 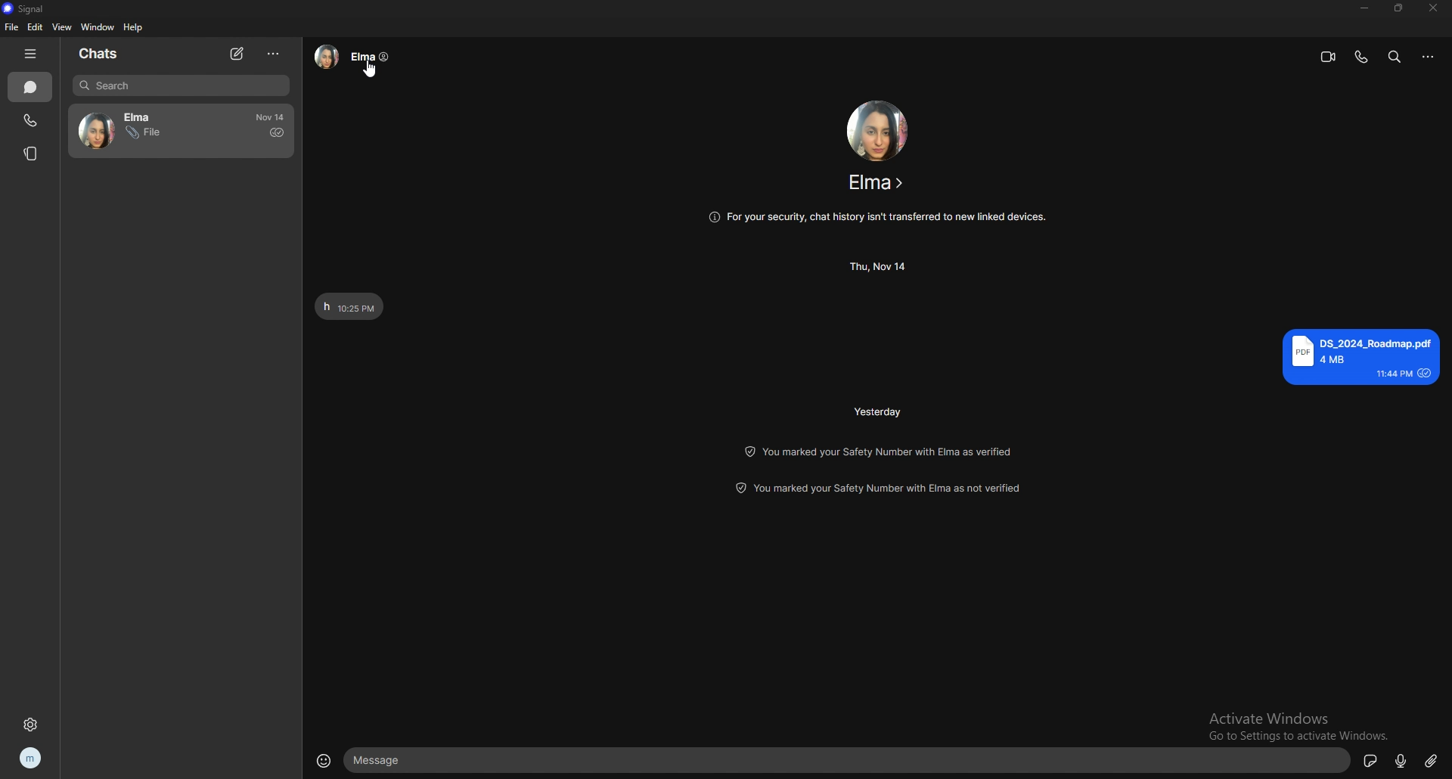 What do you see at coordinates (1371, 760) in the screenshot?
I see `sticker` at bounding box center [1371, 760].